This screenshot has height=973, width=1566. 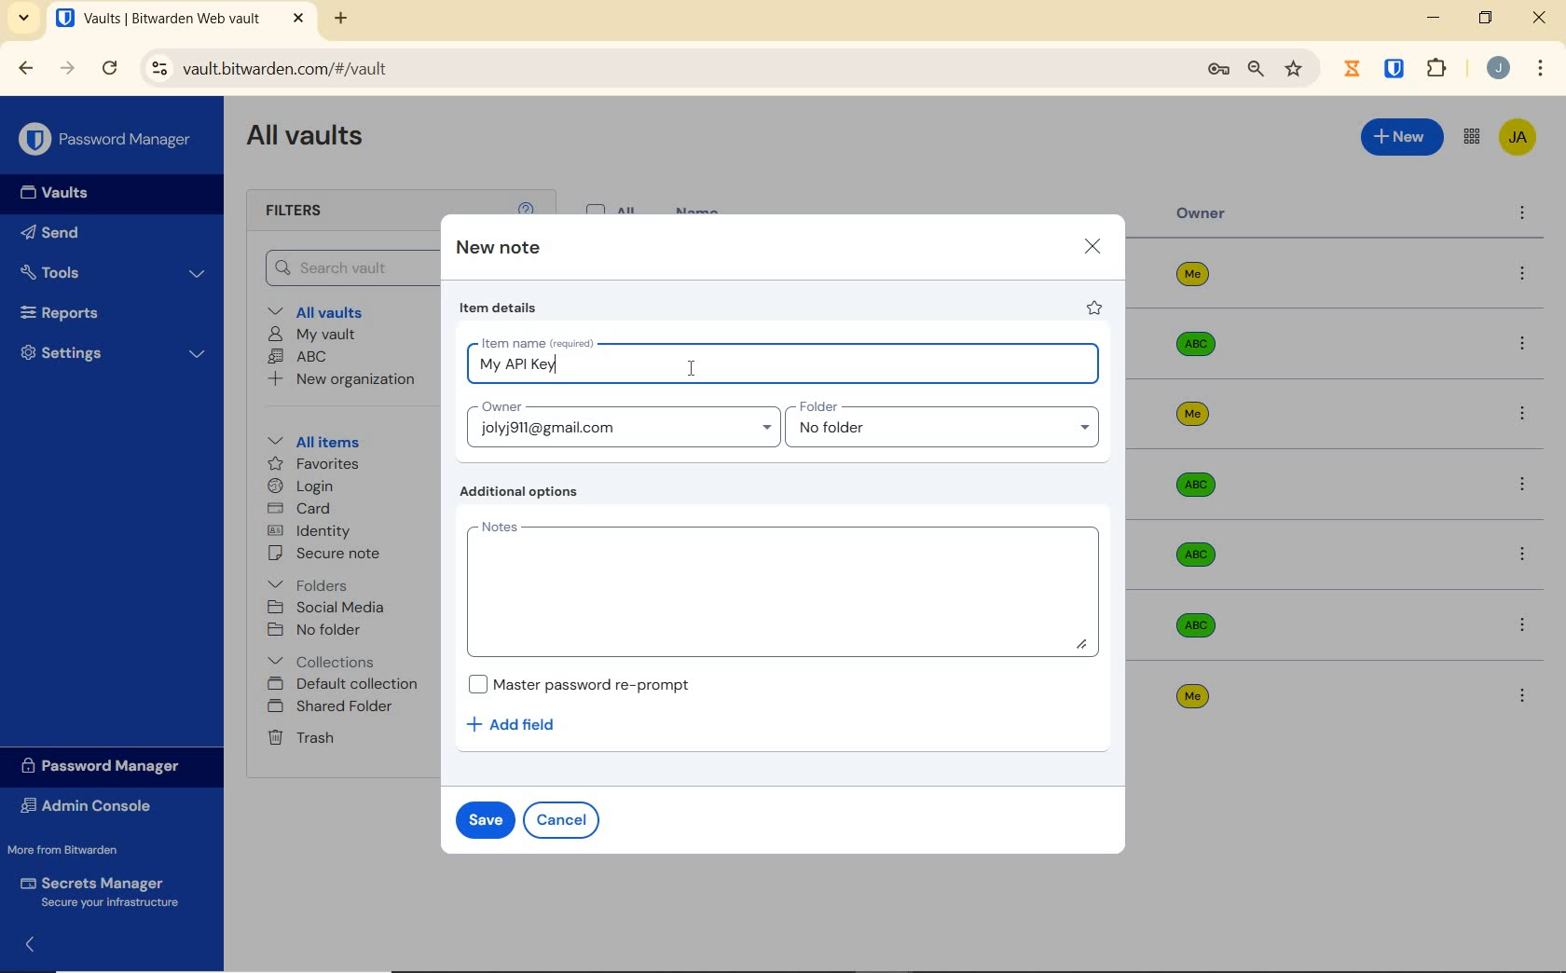 I want to click on item details, so click(x=499, y=310).